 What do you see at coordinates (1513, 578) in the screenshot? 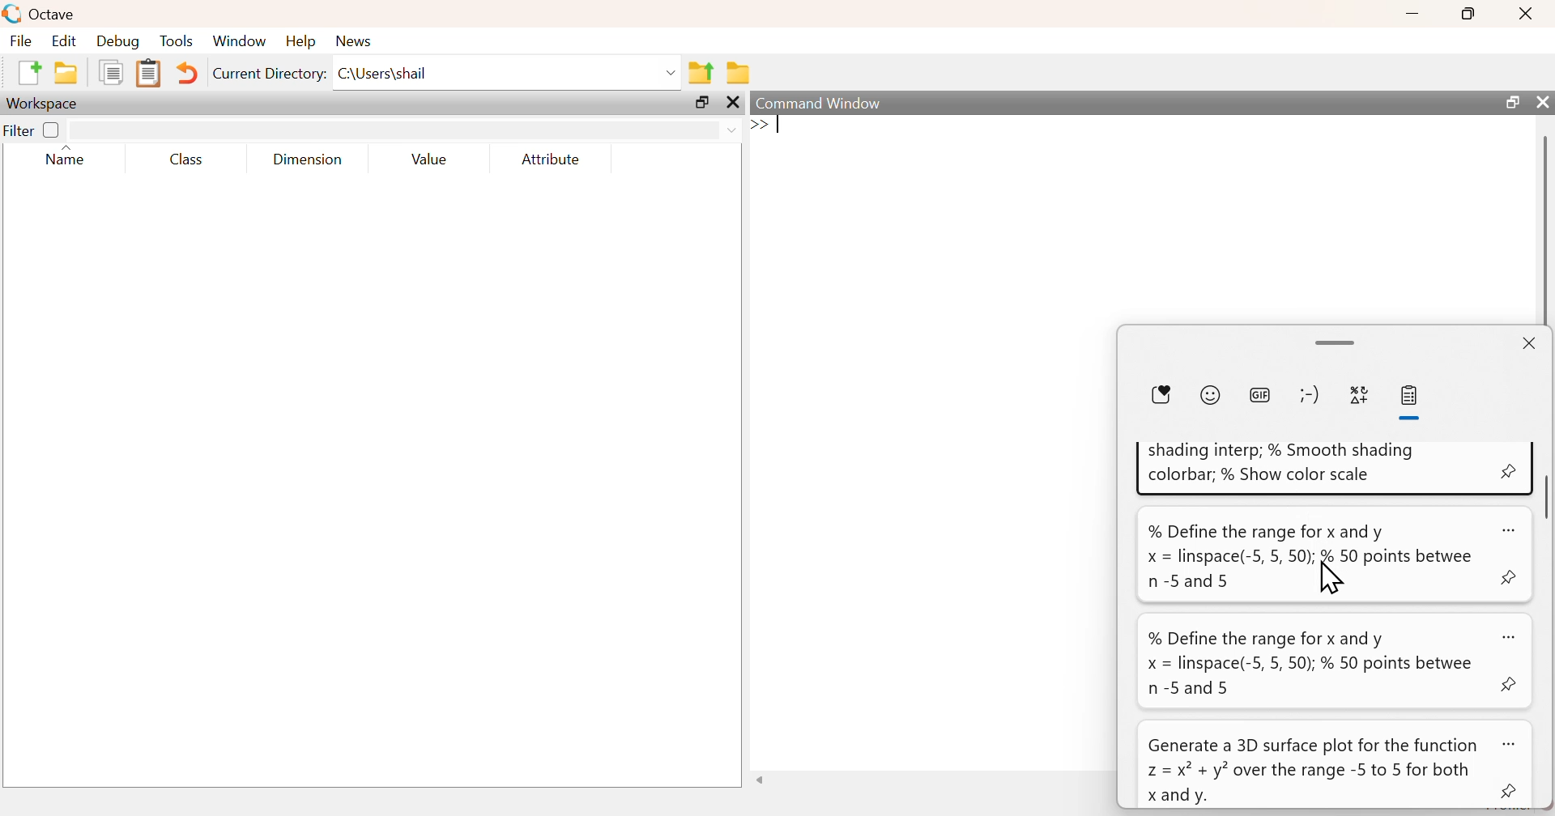
I see `pin` at bounding box center [1513, 578].